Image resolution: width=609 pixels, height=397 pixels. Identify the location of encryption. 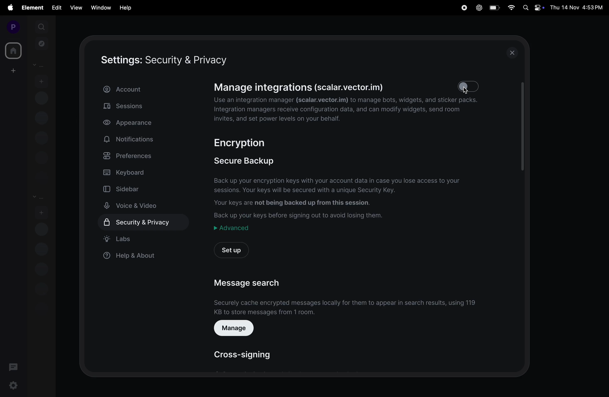
(242, 142).